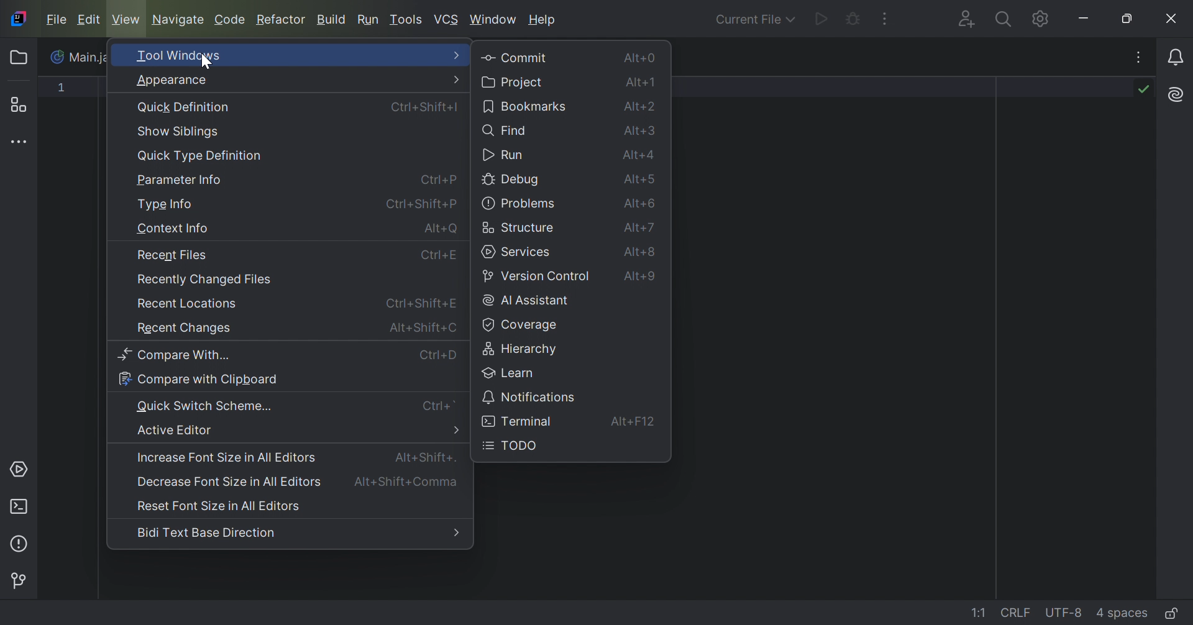 Image resolution: width=1193 pixels, height=625 pixels. Describe the element at coordinates (642, 106) in the screenshot. I see `Alt+2` at that location.